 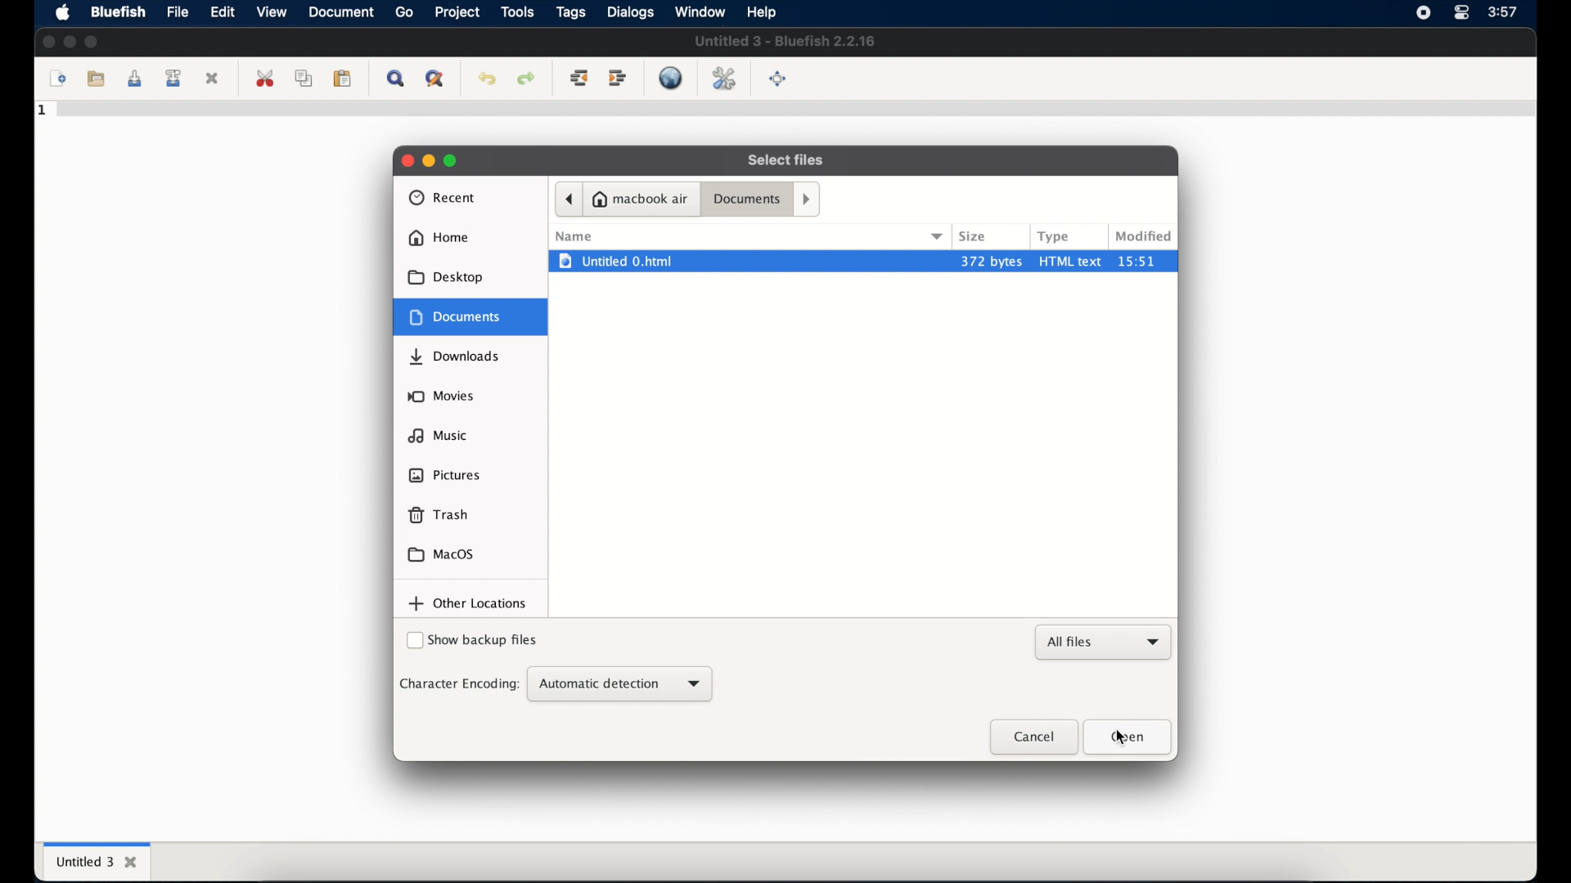 What do you see at coordinates (47, 42) in the screenshot?
I see `close` at bounding box center [47, 42].